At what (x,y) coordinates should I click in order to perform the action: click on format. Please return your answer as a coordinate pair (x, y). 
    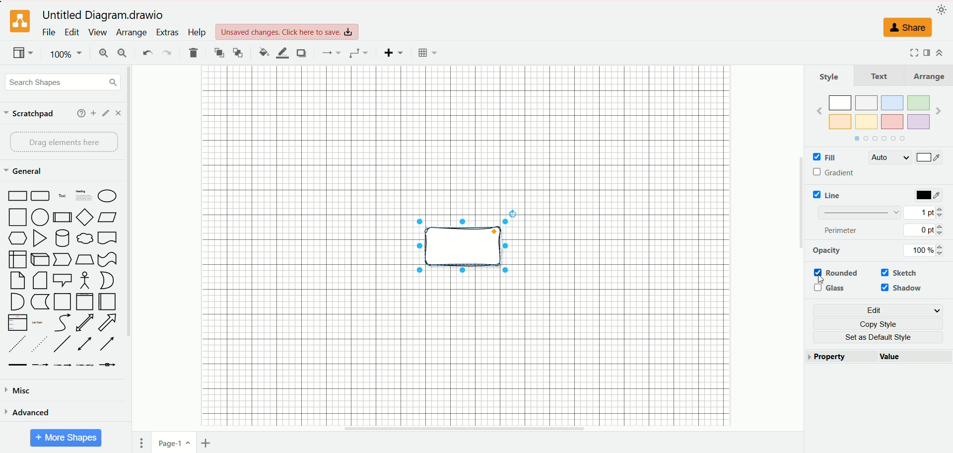
    Looking at the image, I should click on (927, 52).